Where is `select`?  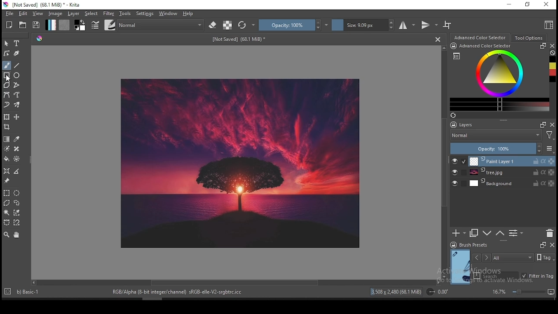
select is located at coordinates (92, 14).